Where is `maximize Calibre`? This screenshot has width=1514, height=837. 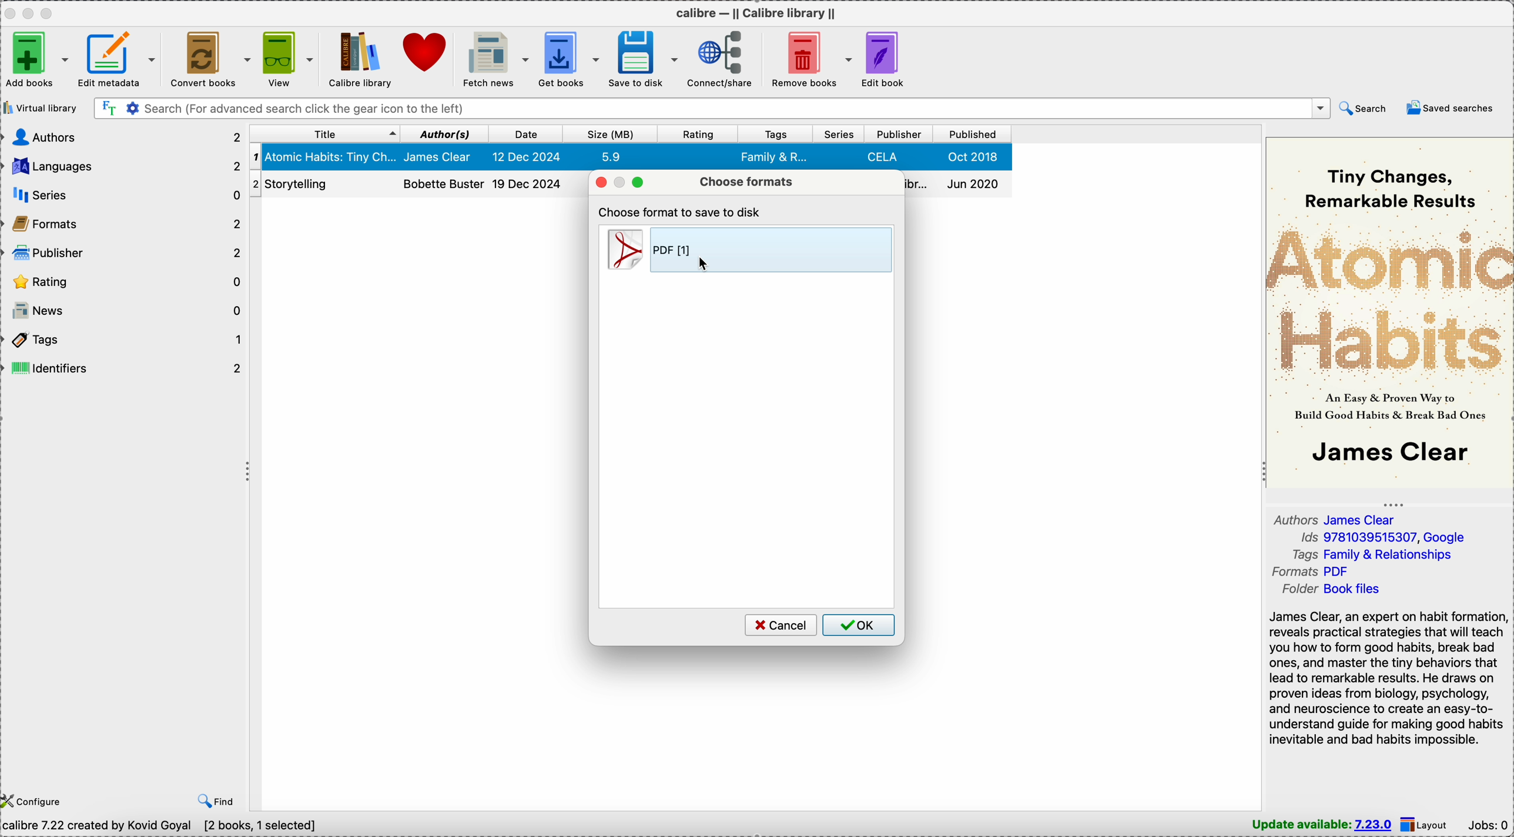
maximize Calibre is located at coordinates (50, 11).